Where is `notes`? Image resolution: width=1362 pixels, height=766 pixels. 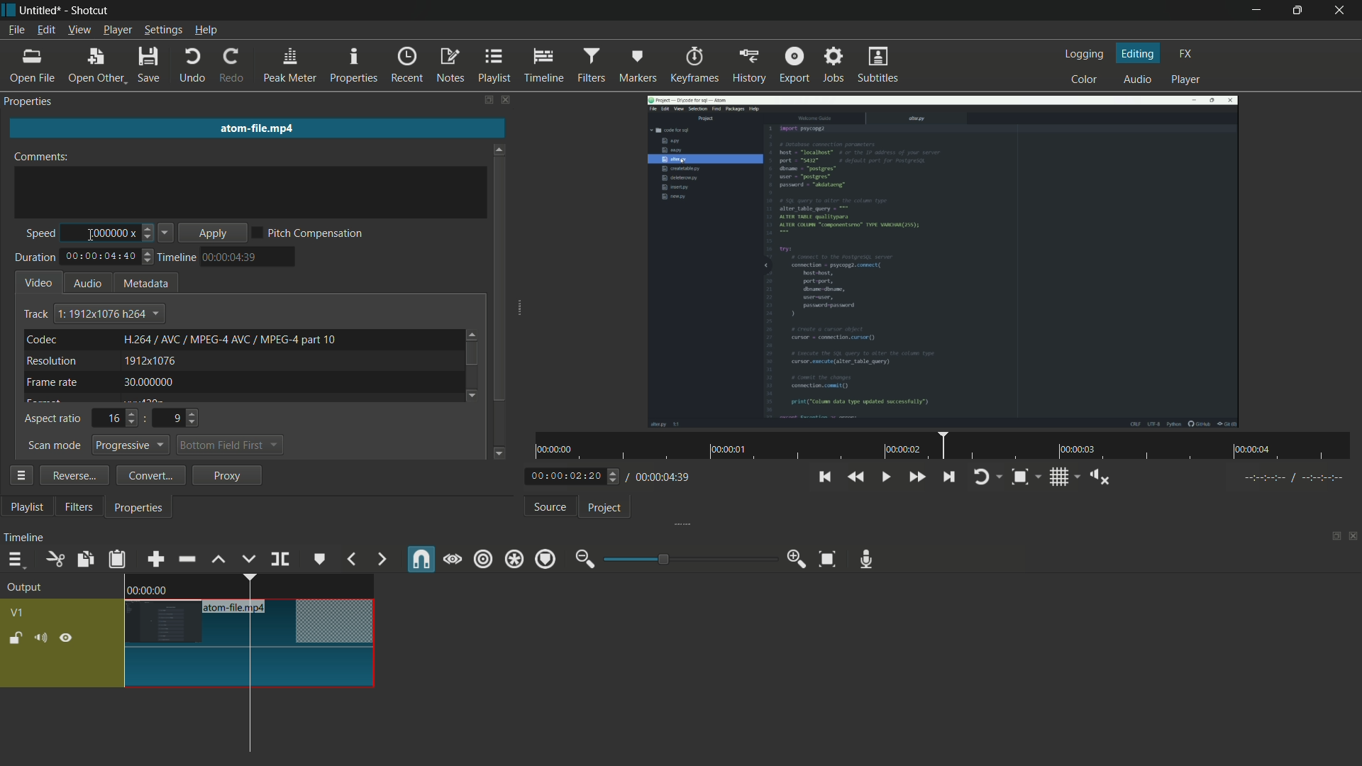 notes is located at coordinates (449, 67).